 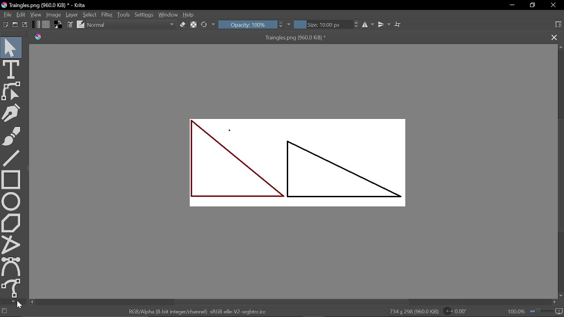 What do you see at coordinates (191, 15) in the screenshot?
I see `Help` at bounding box center [191, 15].